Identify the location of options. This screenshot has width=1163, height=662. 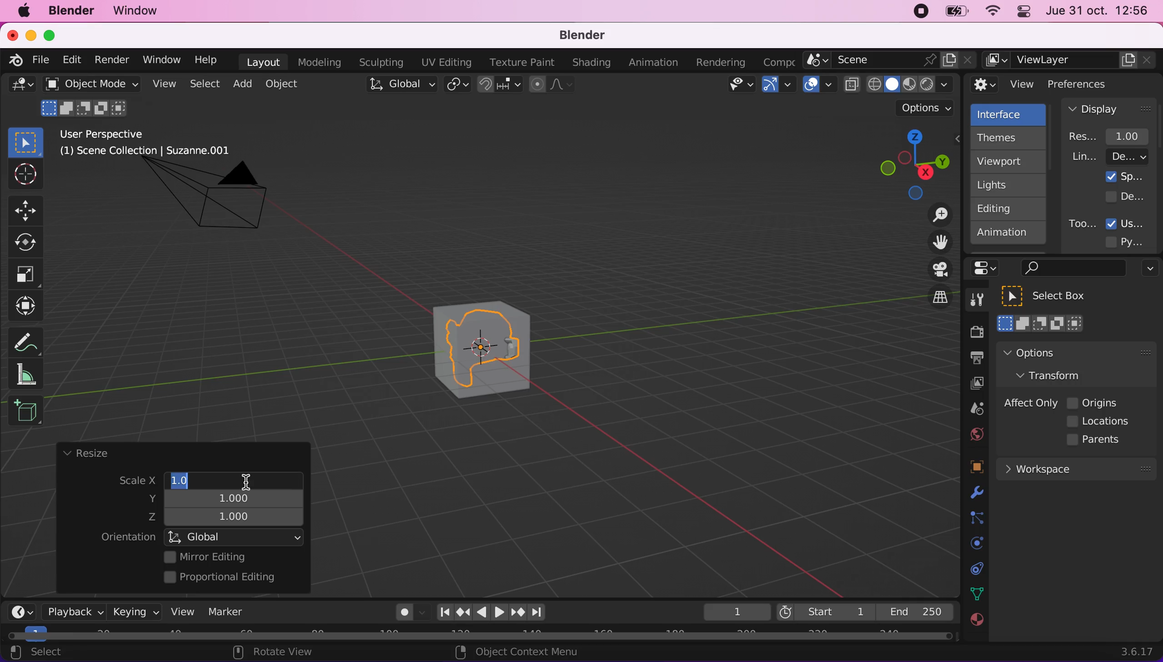
(1055, 352).